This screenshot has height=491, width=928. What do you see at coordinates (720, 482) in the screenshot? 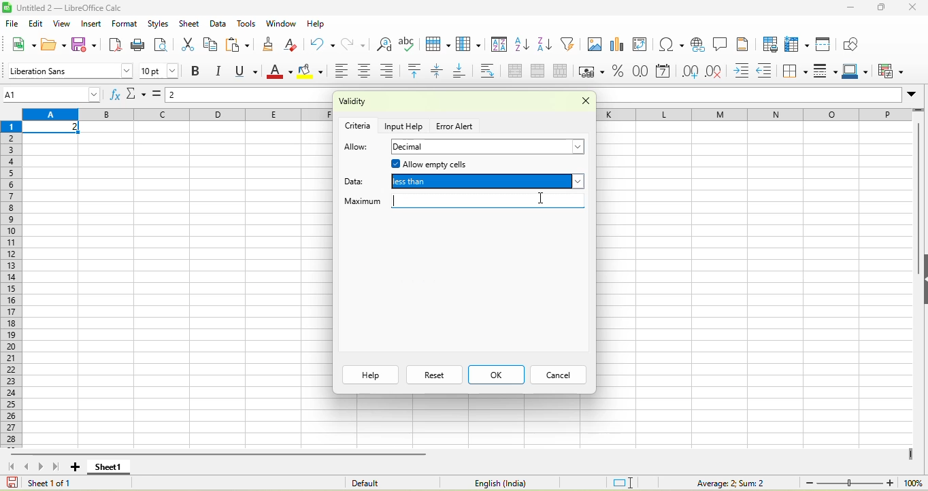
I see `formula` at bounding box center [720, 482].